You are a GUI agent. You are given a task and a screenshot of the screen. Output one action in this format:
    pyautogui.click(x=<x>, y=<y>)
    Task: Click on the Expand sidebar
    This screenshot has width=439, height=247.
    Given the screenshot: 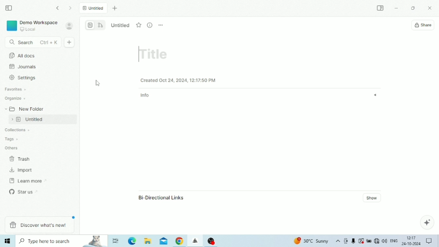 What is the action you would take?
    pyautogui.click(x=381, y=8)
    